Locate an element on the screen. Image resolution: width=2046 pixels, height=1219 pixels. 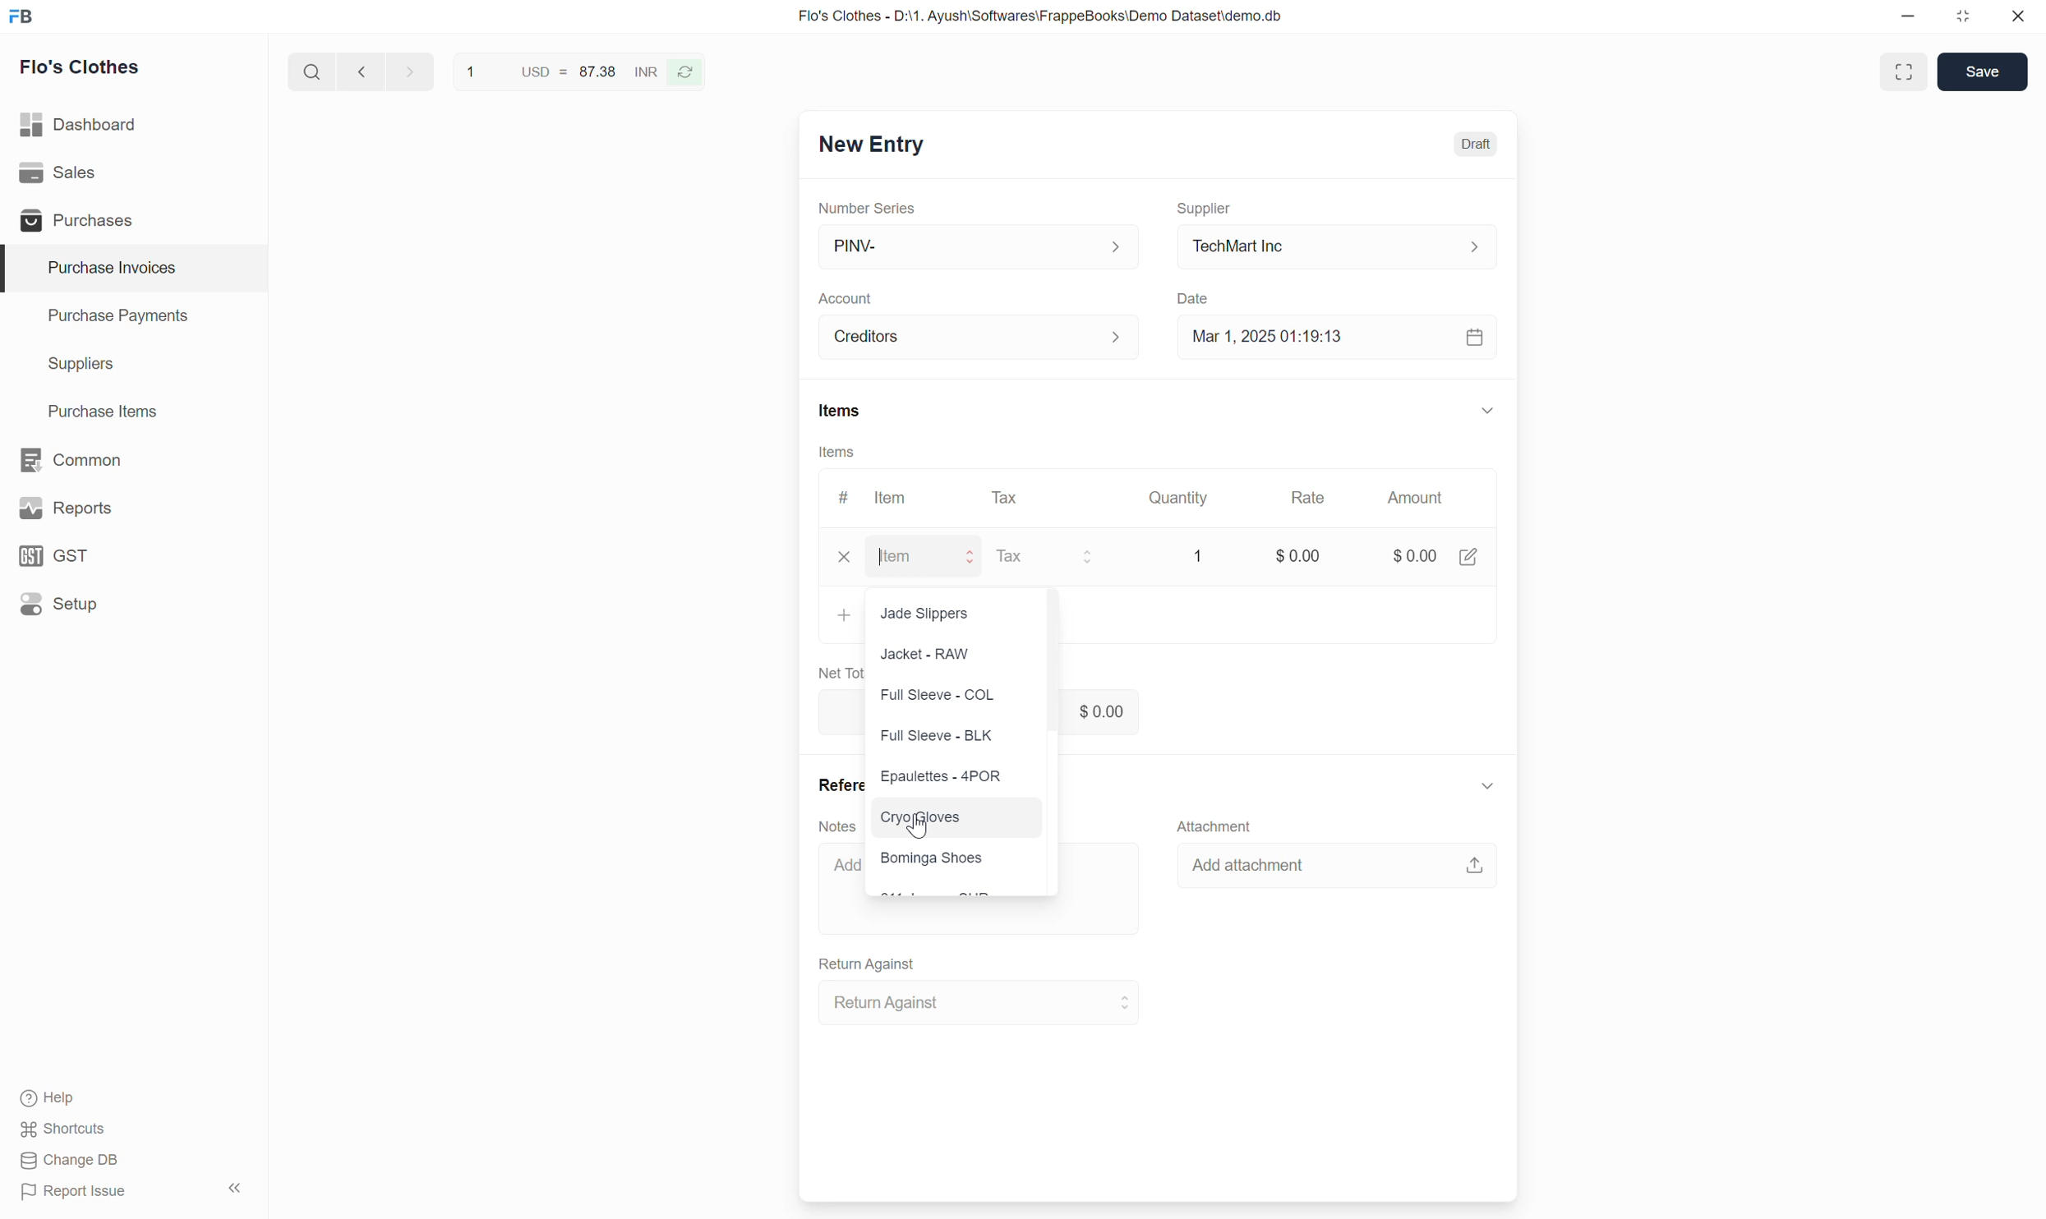
$0.00 is located at coordinates (1099, 711).